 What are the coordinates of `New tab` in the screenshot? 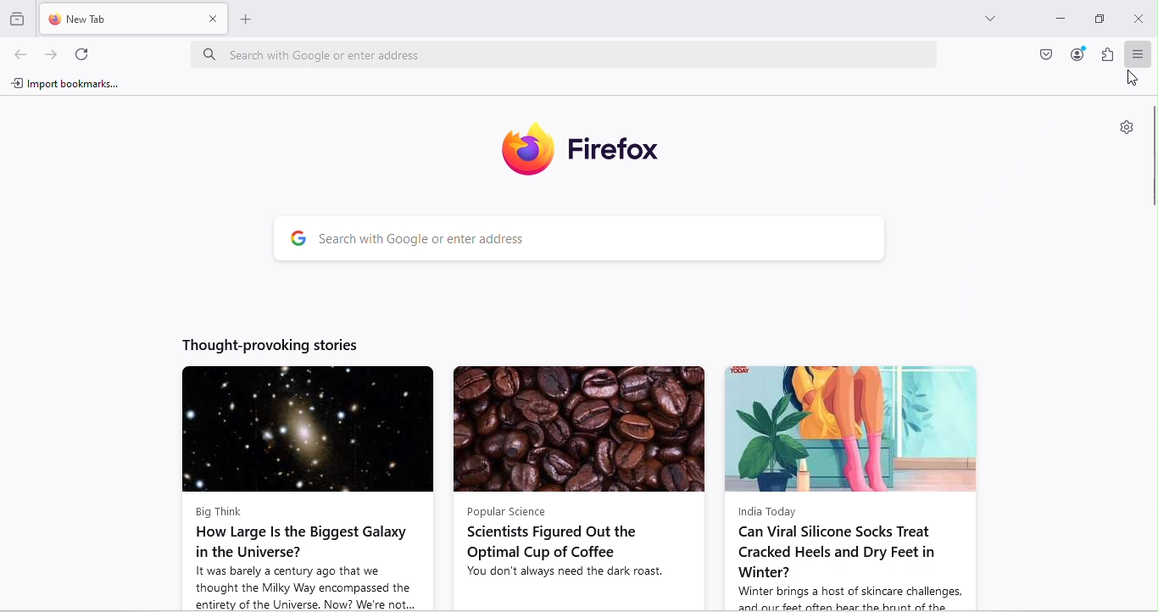 It's located at (116, 19).